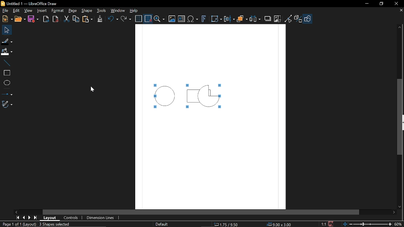  Describe the element at coordinates (366, 3) in the screenshot. I see `Minimize` at that location.